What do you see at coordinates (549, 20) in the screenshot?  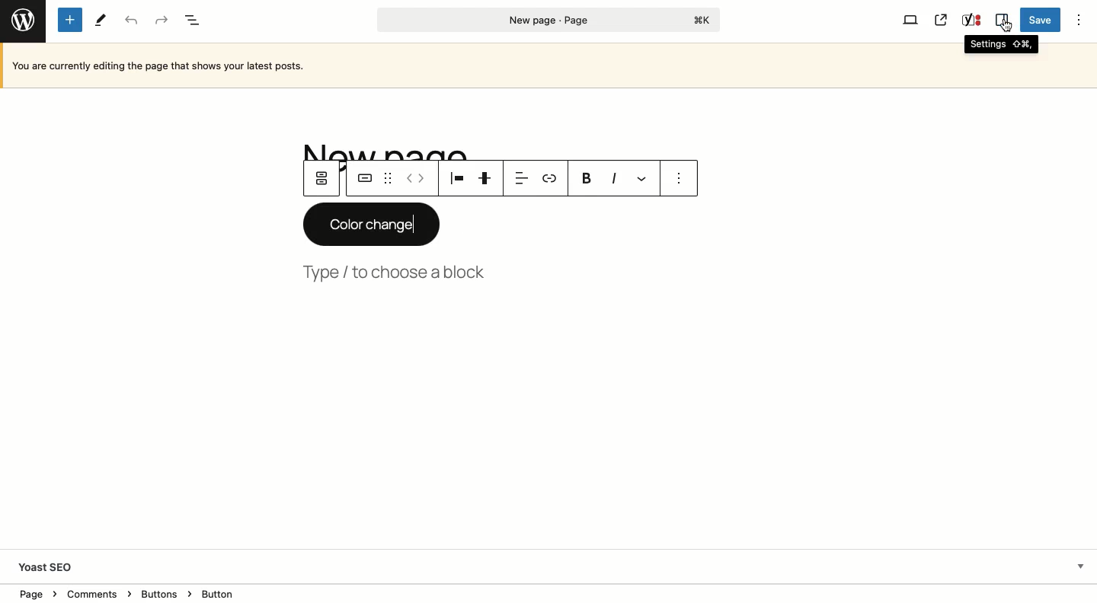 I see `Page` at bounding box center [549, 20].